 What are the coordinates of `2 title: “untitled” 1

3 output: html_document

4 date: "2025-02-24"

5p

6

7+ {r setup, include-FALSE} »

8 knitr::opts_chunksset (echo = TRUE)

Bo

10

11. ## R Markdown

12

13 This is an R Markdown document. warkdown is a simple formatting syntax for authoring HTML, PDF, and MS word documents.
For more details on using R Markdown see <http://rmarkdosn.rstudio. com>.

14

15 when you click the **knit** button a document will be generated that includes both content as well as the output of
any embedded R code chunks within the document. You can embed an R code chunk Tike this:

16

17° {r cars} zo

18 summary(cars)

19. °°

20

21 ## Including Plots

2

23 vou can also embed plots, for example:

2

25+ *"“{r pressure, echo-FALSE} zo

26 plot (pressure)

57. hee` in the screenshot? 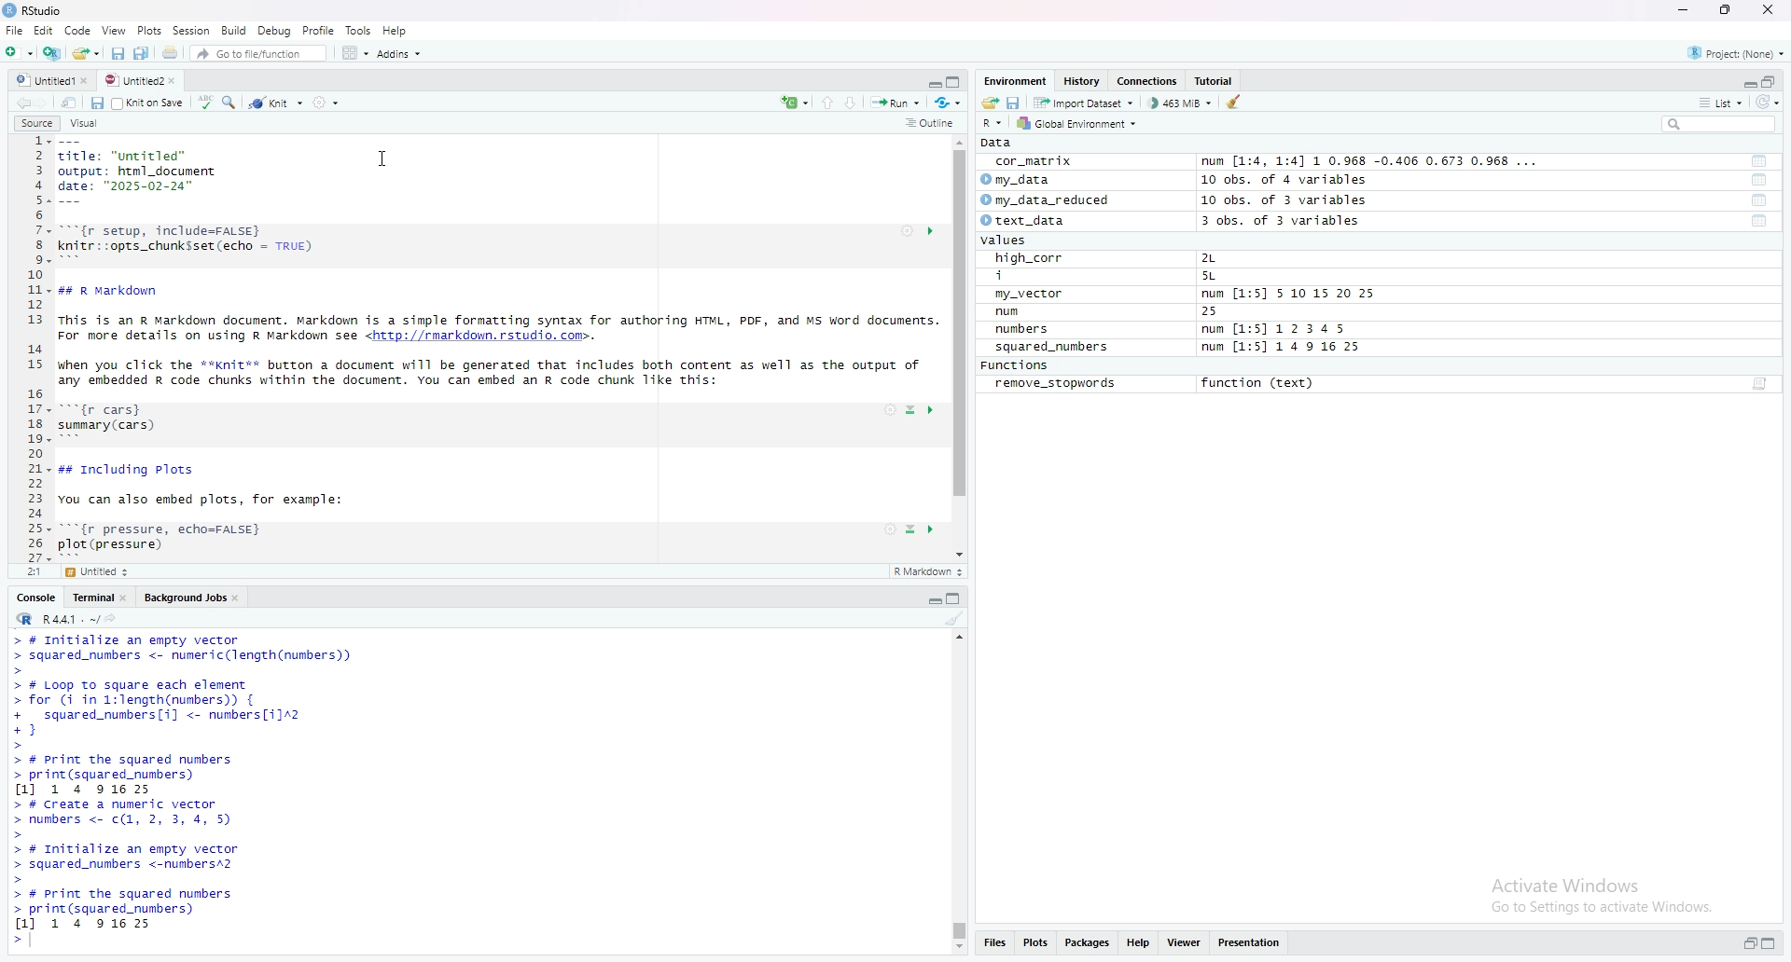 It's located at (476, 347).